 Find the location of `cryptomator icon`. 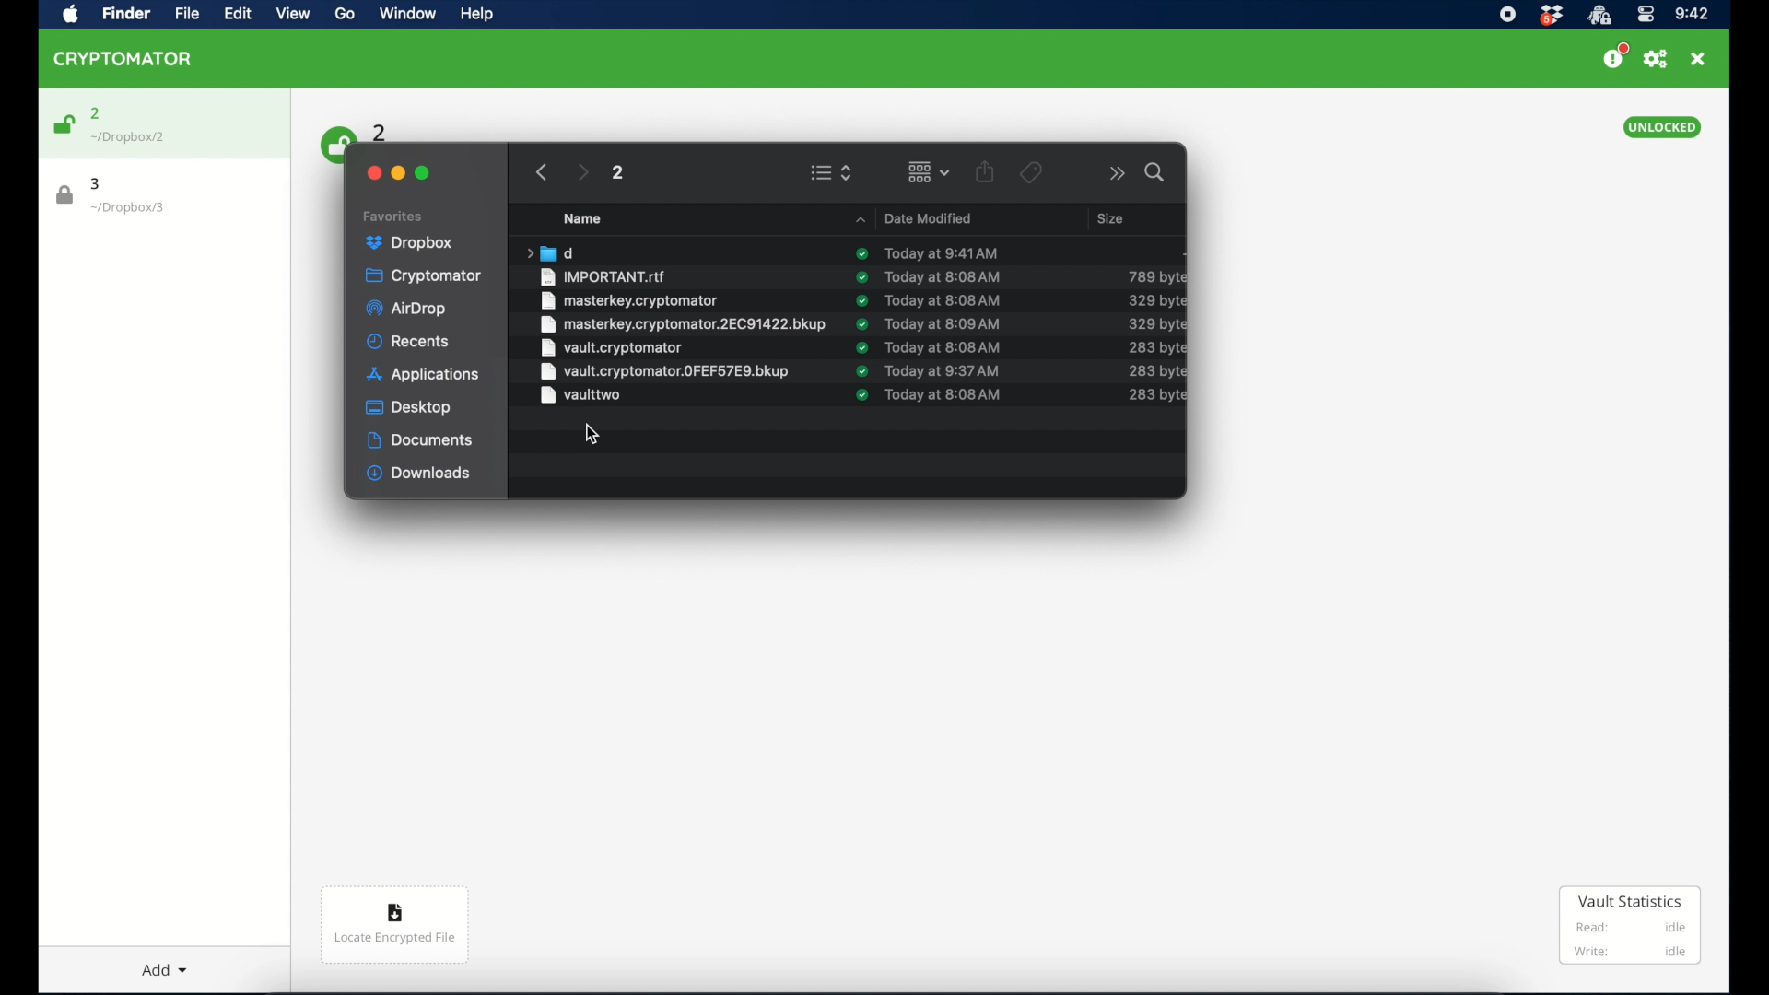

cryptomator icon is located at coordinates (1599, 16).